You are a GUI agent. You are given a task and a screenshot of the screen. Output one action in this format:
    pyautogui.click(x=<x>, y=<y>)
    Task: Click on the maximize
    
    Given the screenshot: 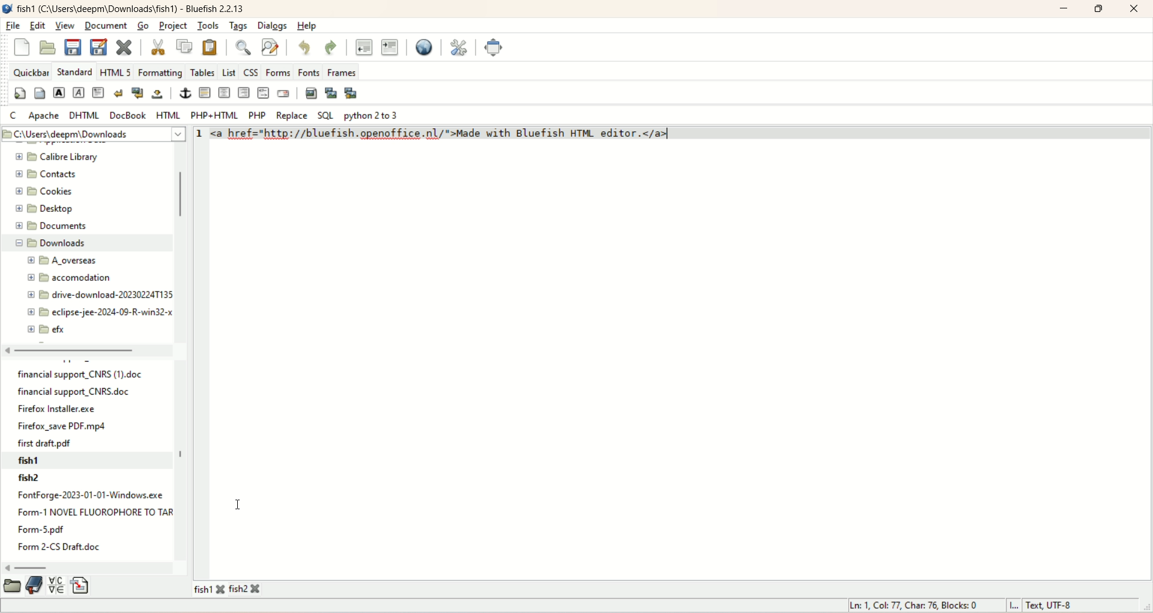 What is the action you would take?
    pyautogui.click(x=1097, y=9)
    